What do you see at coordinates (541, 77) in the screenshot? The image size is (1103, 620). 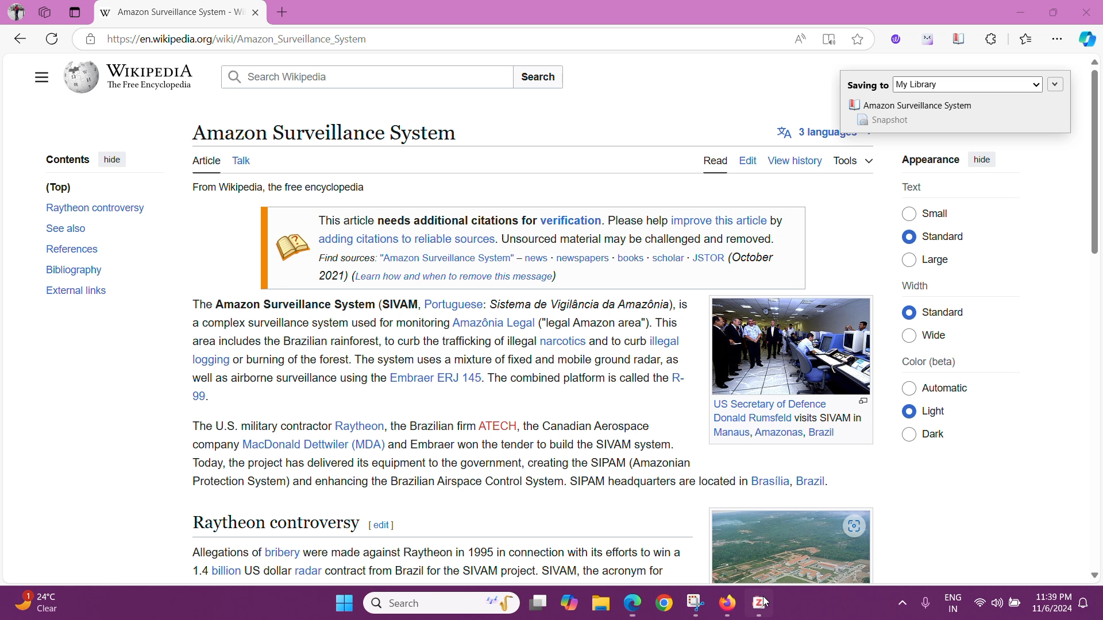 I see `Search` at bounding box center [541, 77].